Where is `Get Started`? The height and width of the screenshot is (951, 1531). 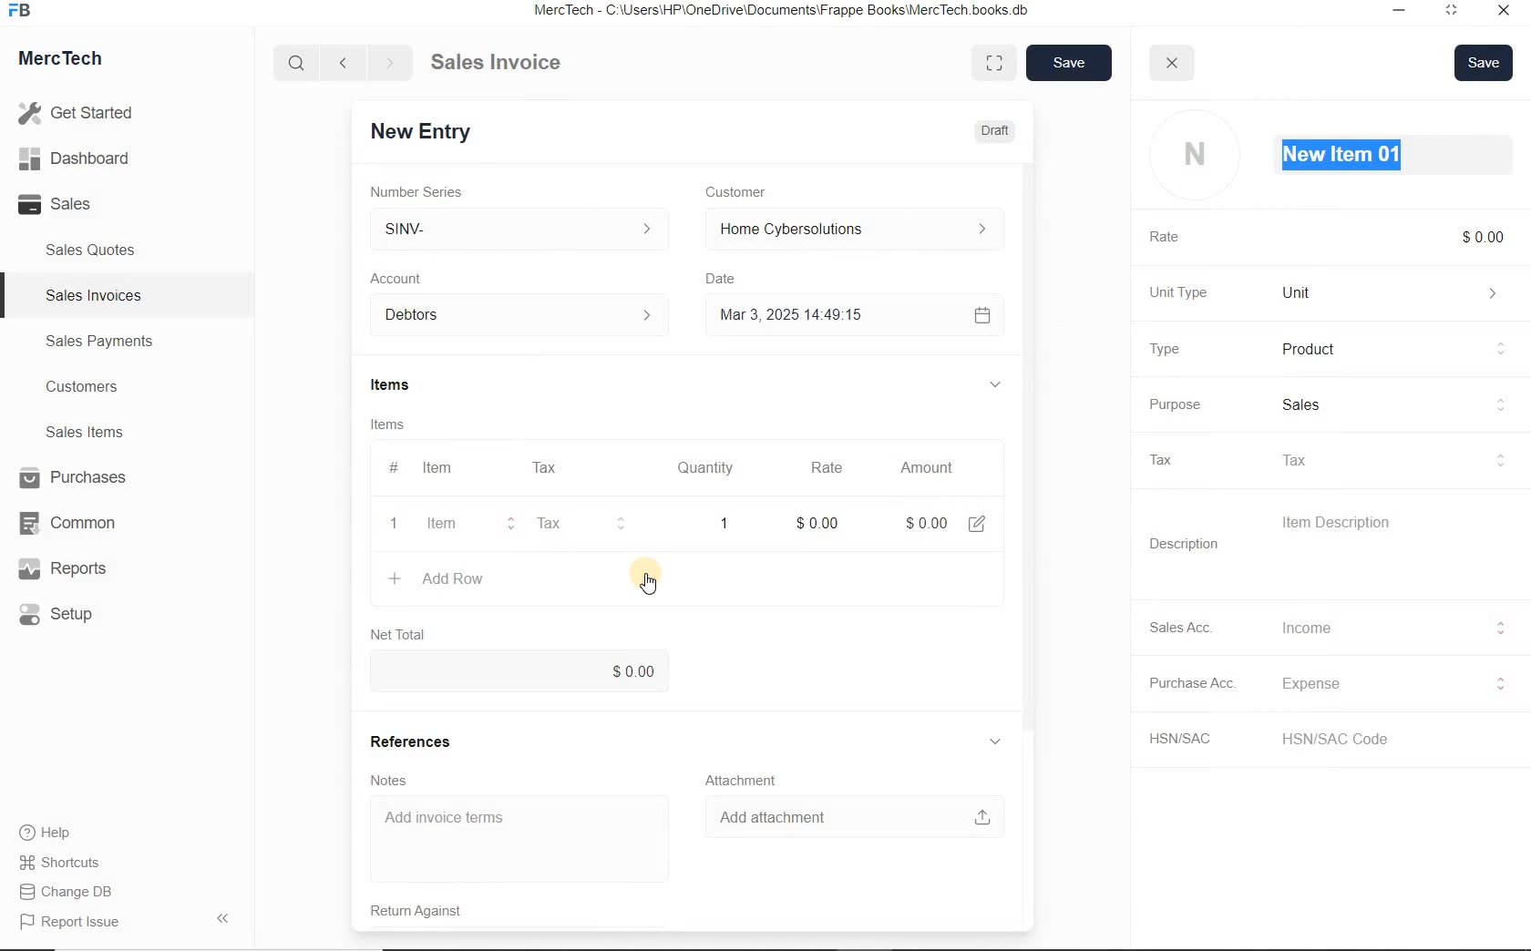 Get Started is located at coordinates (82, 113).